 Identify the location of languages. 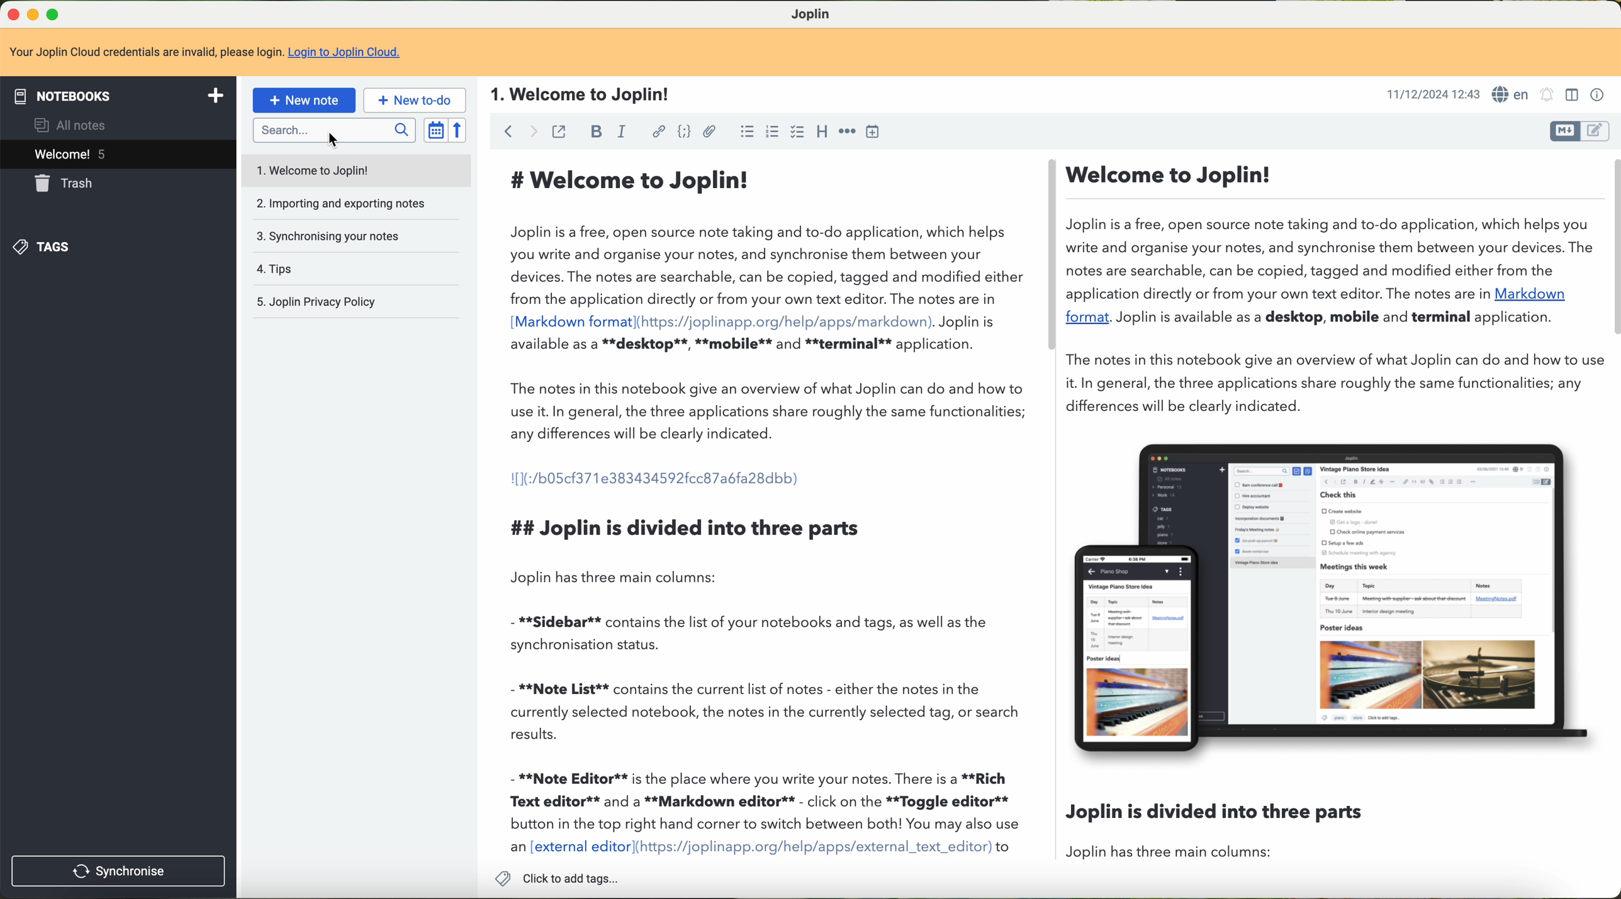
(1512, 95).